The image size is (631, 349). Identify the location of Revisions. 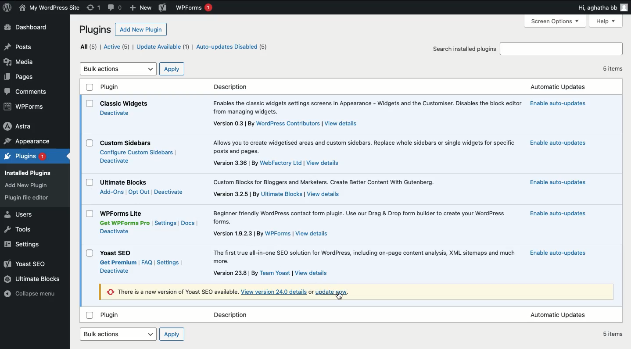
(93, 8).